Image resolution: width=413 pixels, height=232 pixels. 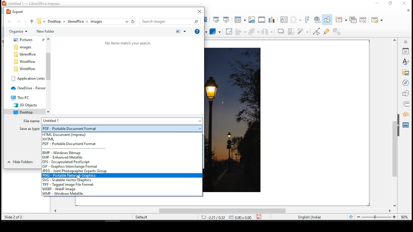 What do you see at coordinates (339, 31) in the screenshot?
I see `toggle extrusiuon` at bounding box center [339, 31].